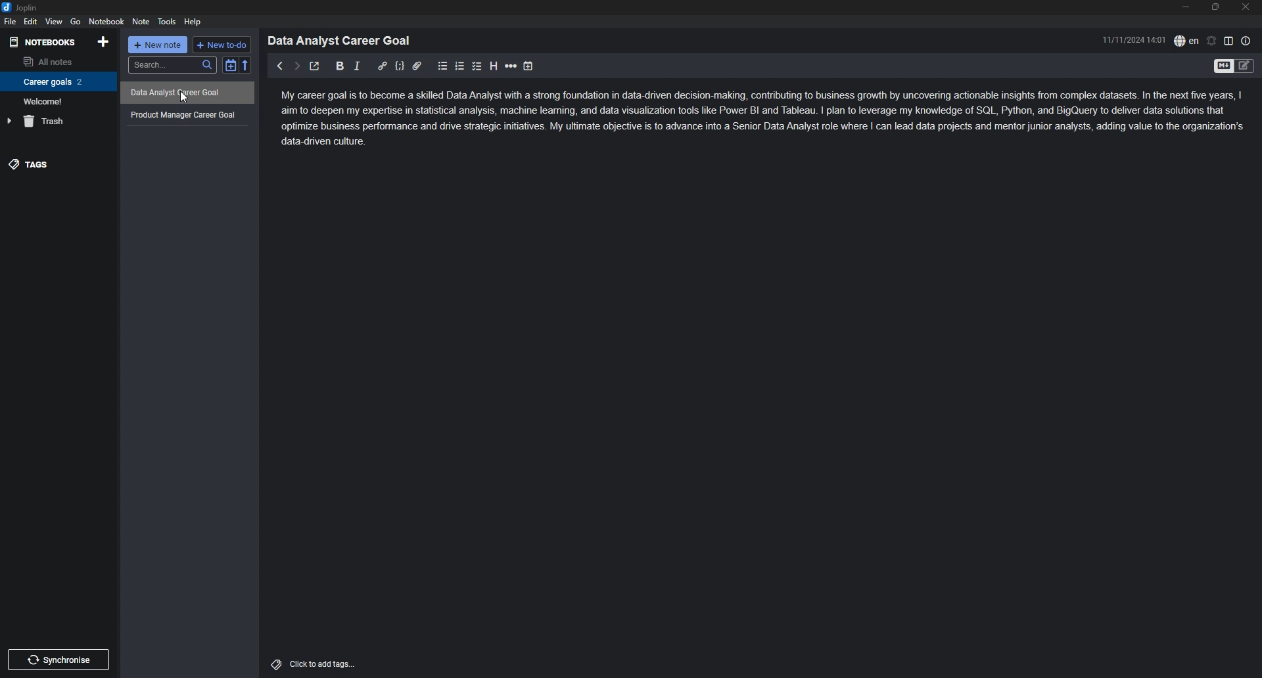 The image size is (1262, 678). Describe the element at coordinates (1185, 7) in the screenshot. I see `minimize` at that location.